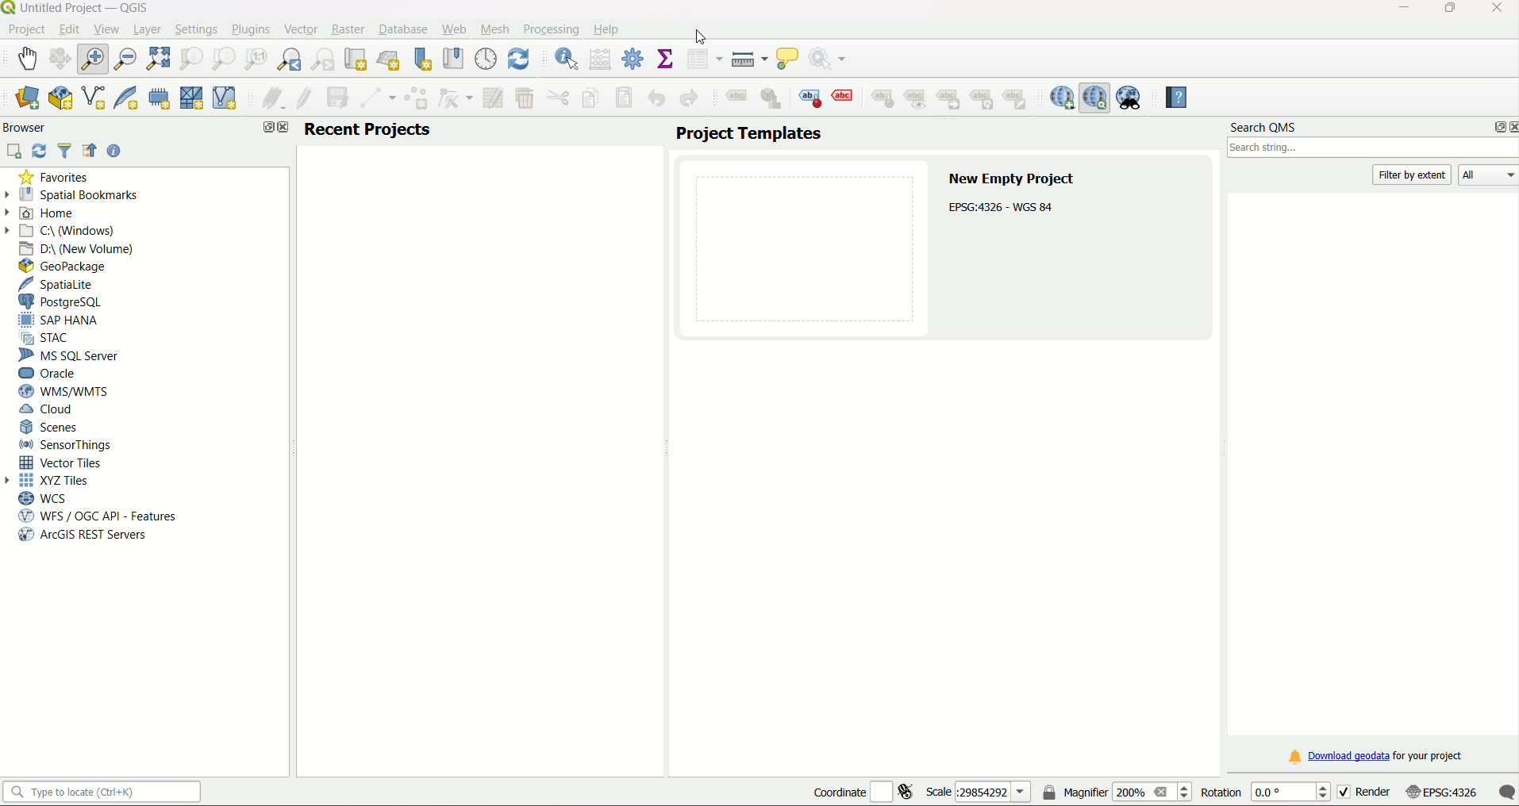 This screenshot has height=806, width=1519. Describe the element at coordinates (833, 59) in the screenshot. I see `run feature action` at that location.